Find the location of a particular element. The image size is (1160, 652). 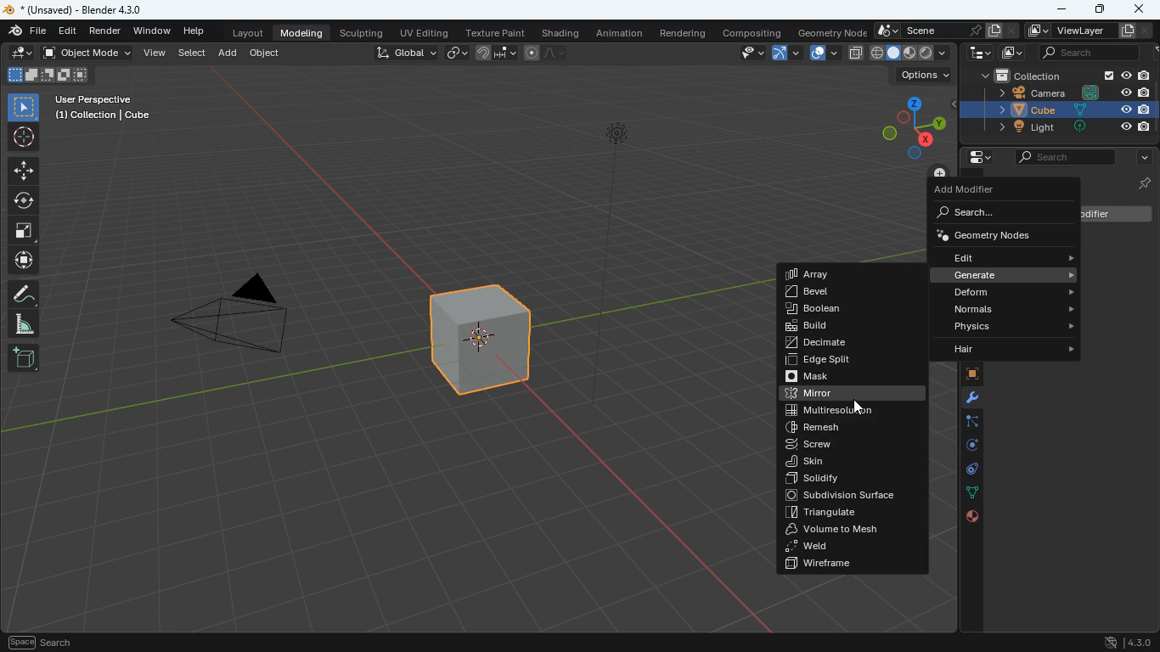

light is located at coordinates (1057, 128).